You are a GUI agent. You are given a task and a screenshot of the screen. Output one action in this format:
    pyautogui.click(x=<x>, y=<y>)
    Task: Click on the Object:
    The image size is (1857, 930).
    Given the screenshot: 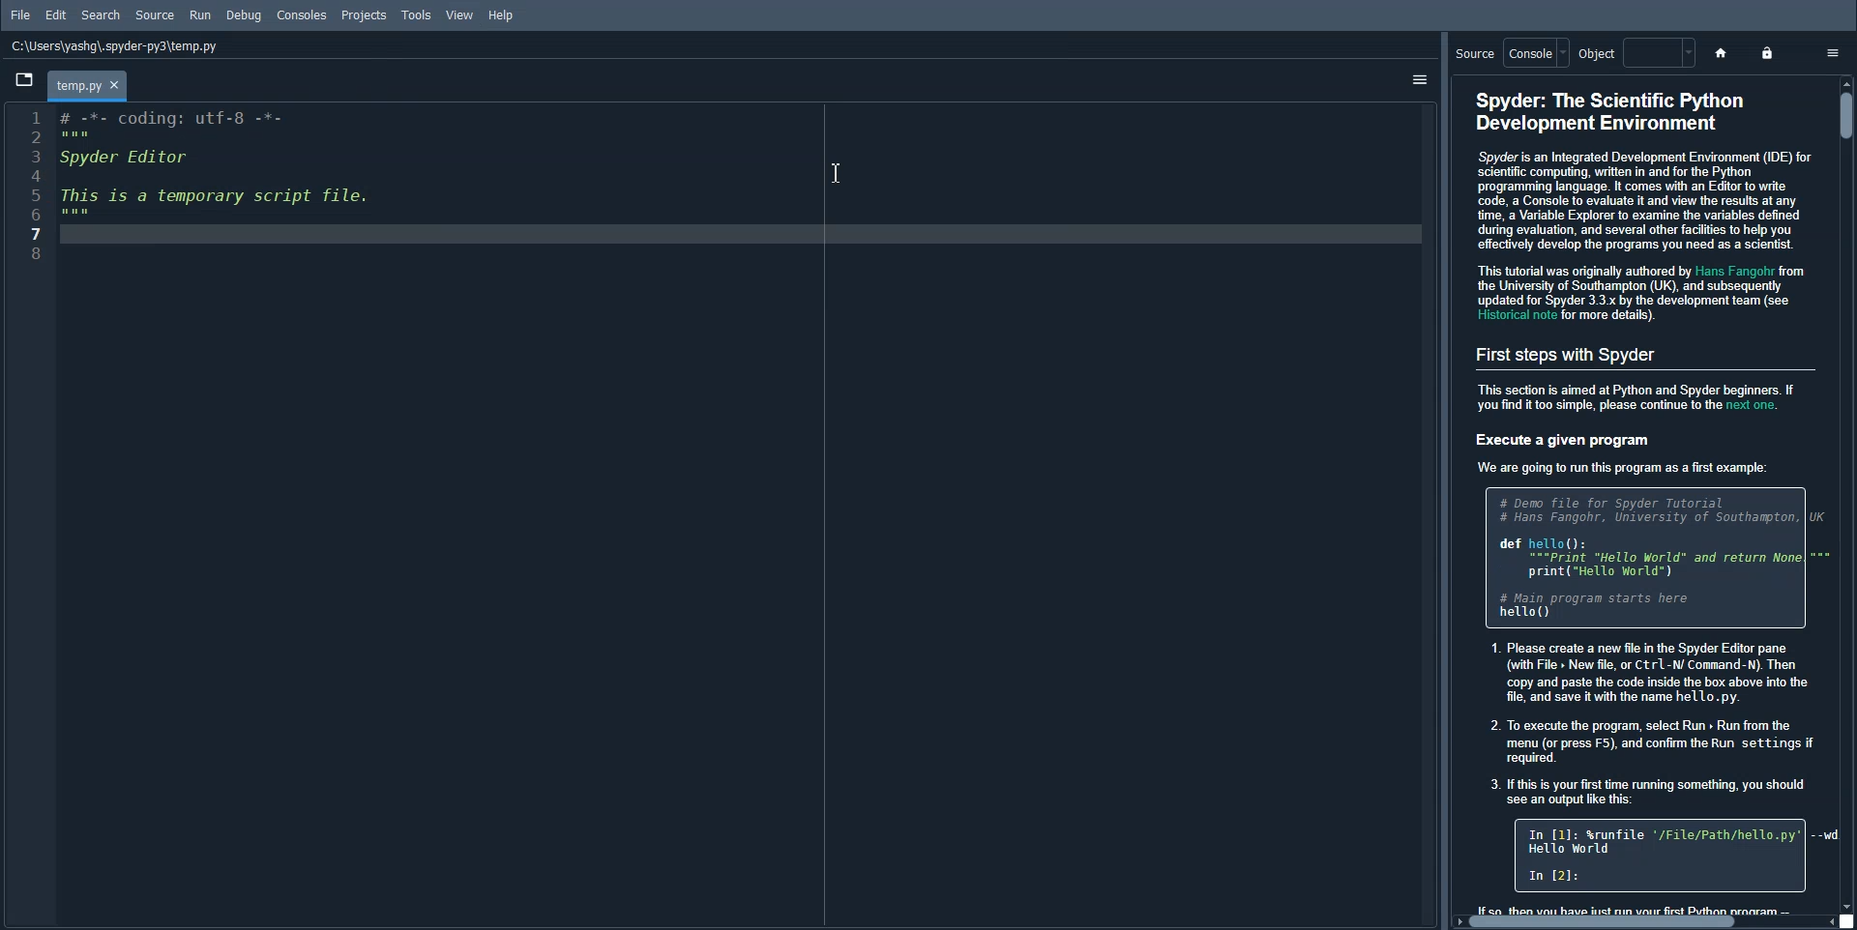 What is the action you would take?
    pyautogui.click(x=1633, y=53)
    